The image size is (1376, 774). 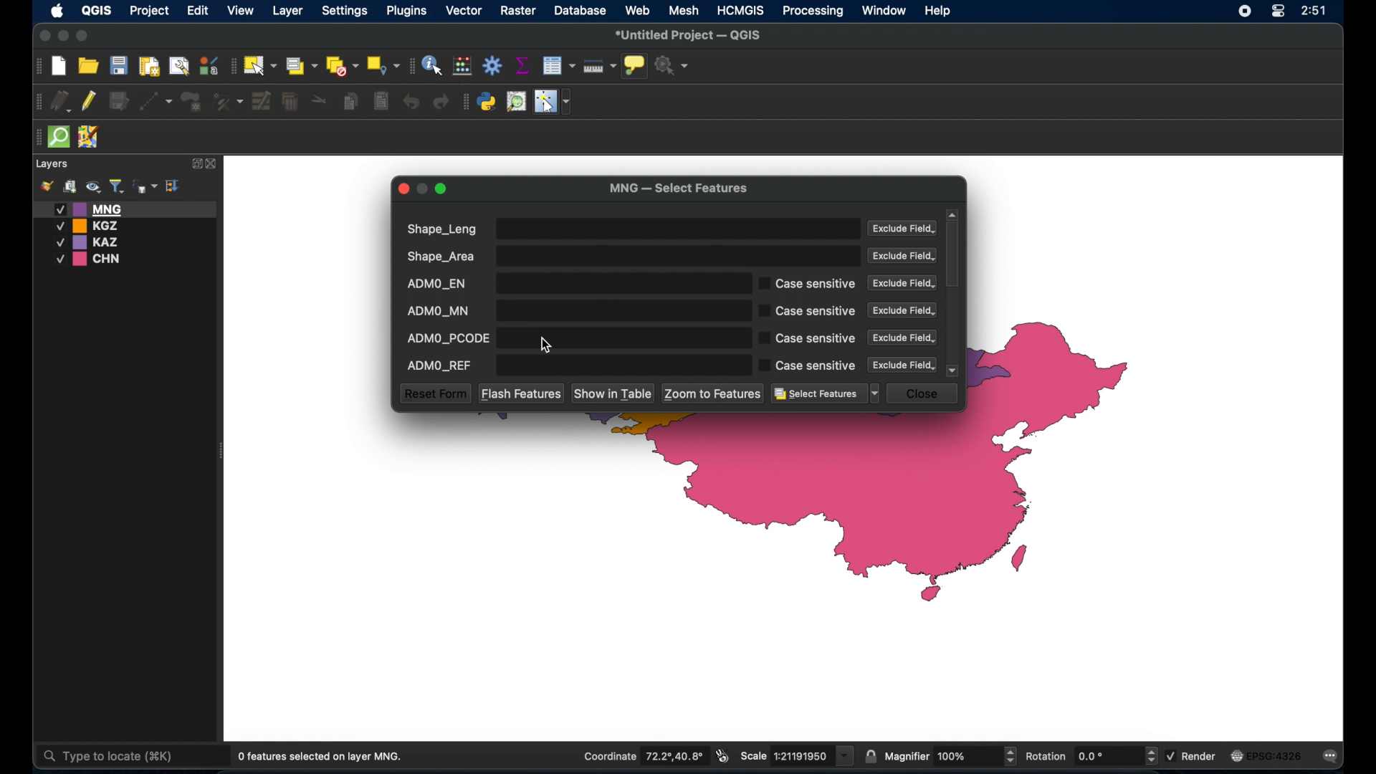 I want to click on add polygon feature, so click(x=193, y=100).